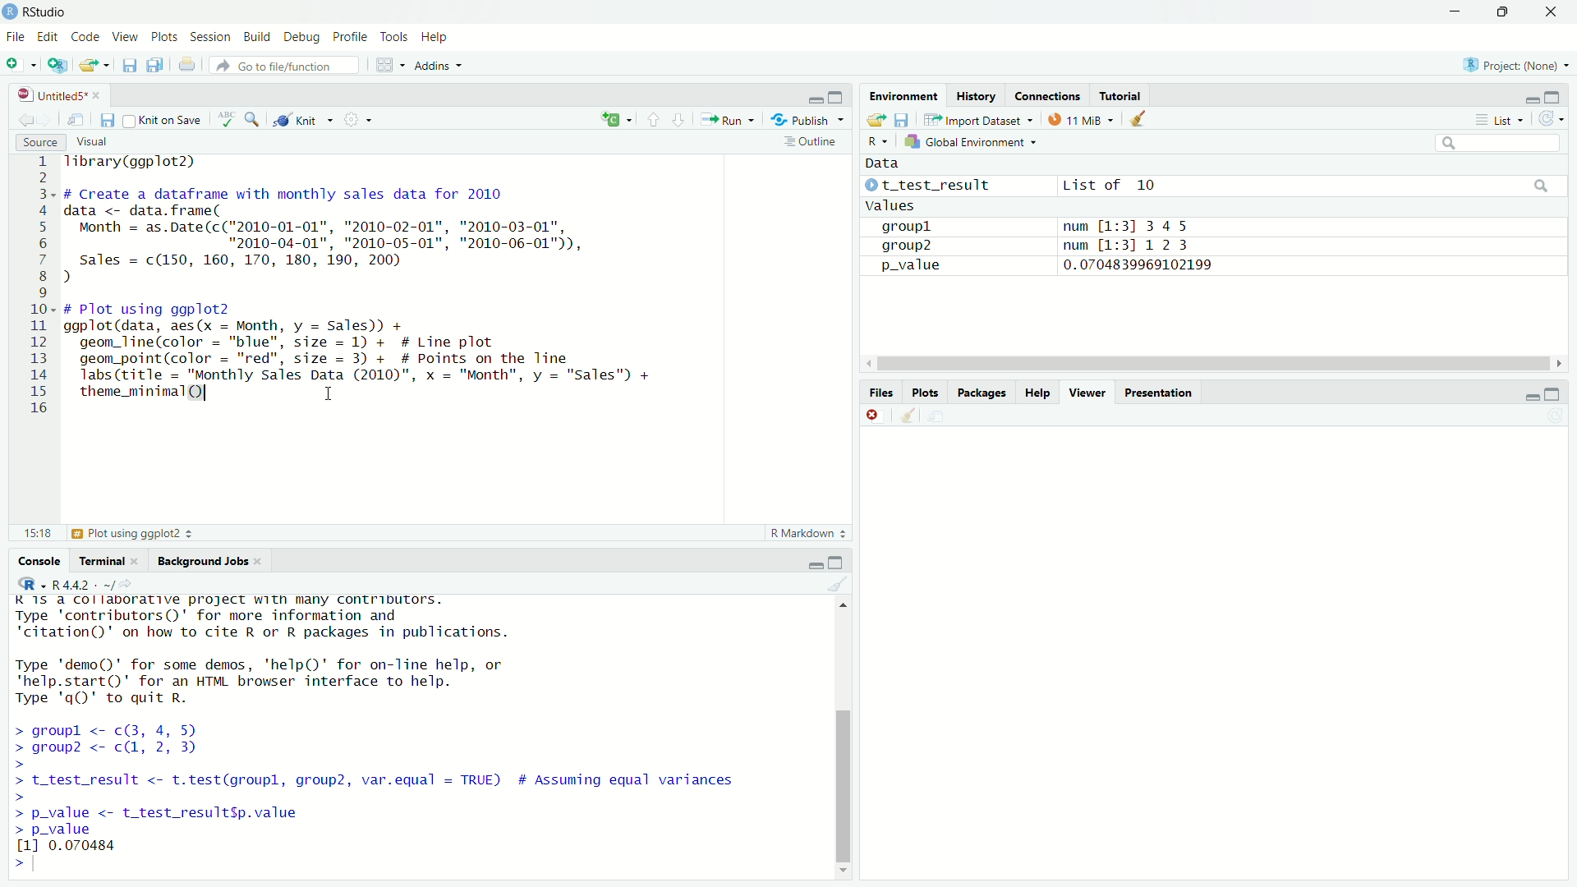 This screenshot has width=1577, height=887. Describe the element at coordinates (164, 119) in the screenshot. I see `Knit on Save` at that location.